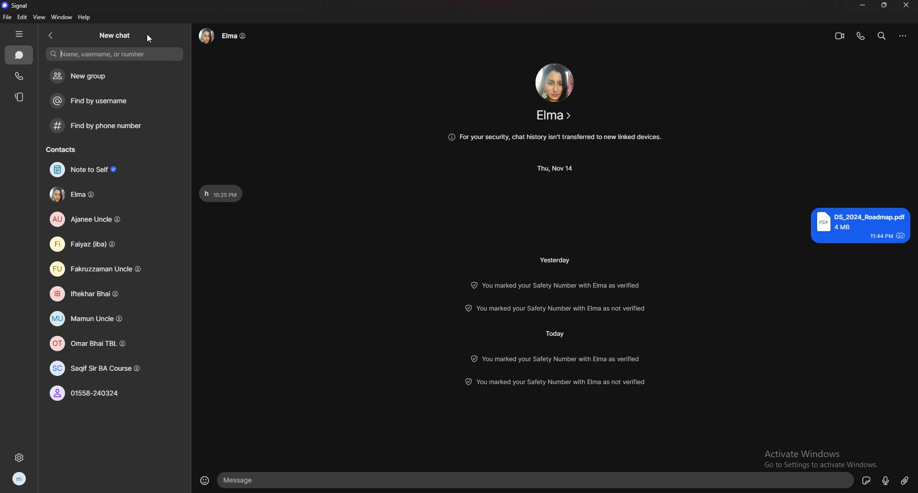  Describe the element at coordinates (20, 76) in the screenshot. I see `calls` at that location.